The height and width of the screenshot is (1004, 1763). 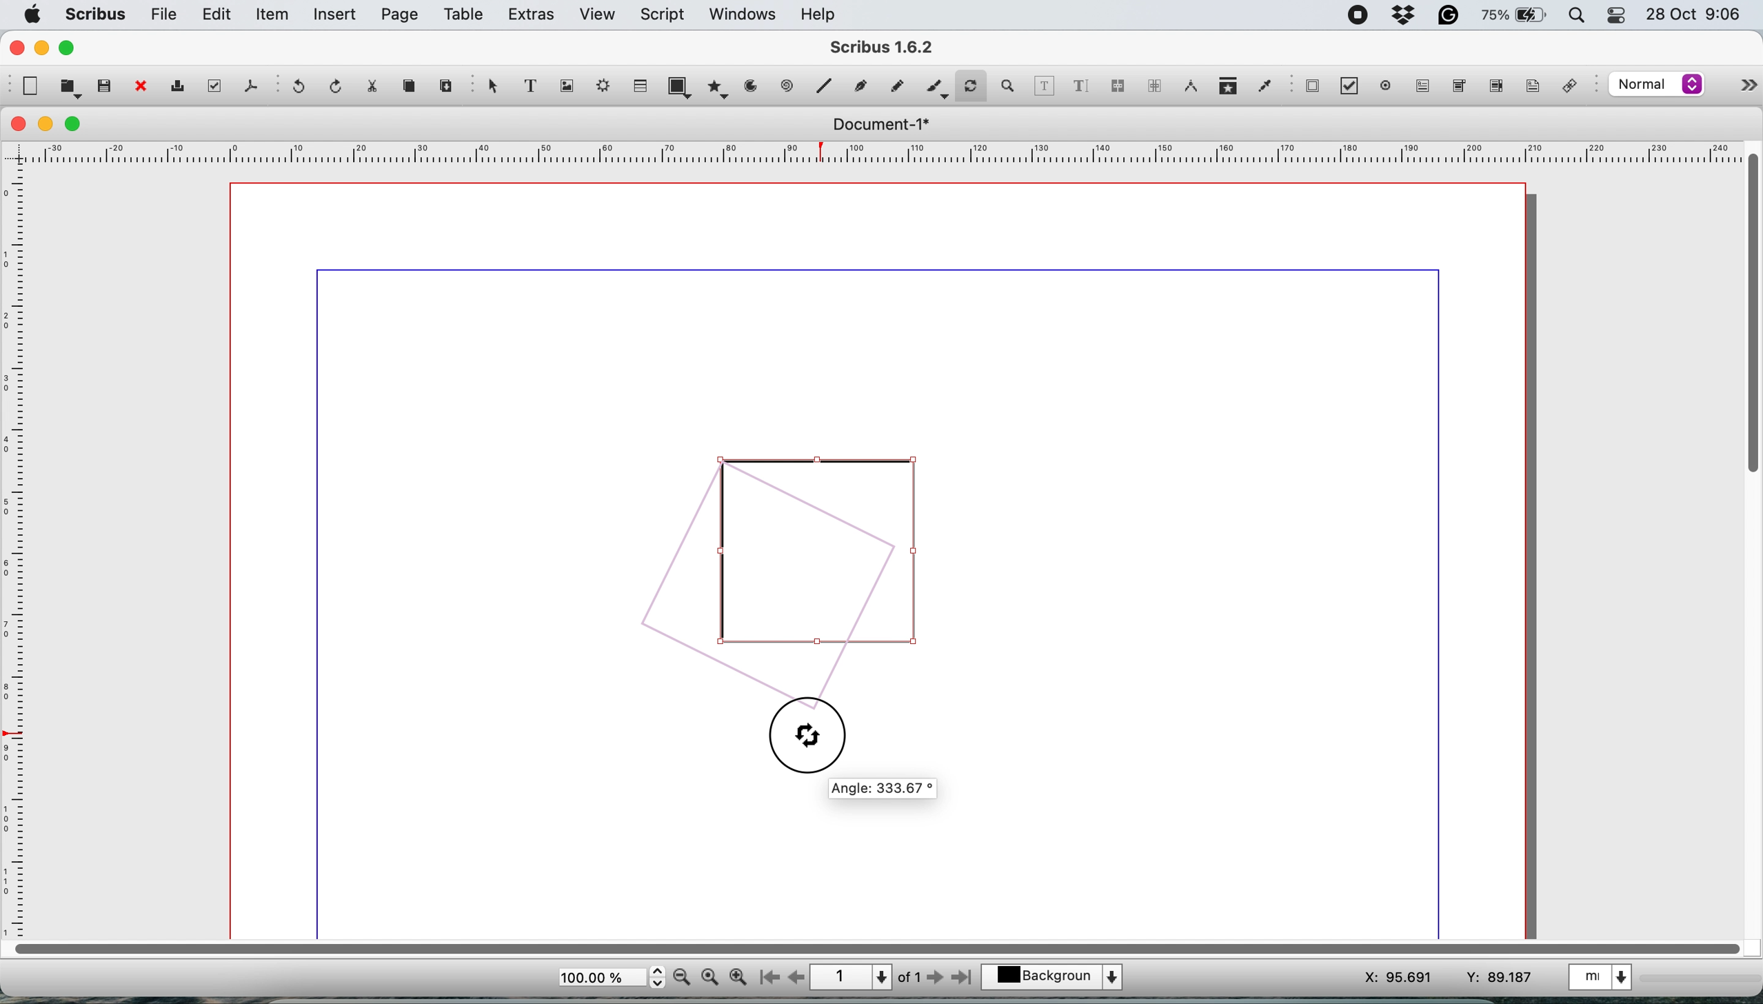 I want to click on pdf text button, so click(x=1424, y=86).